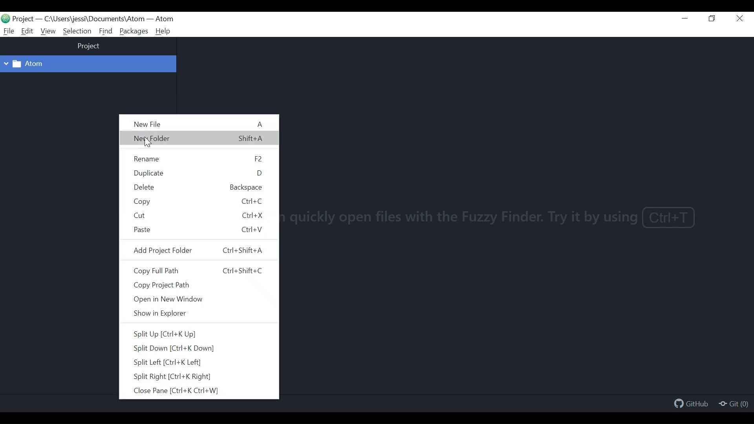  Describe the element at coordinates (143, 201) in the screenshot. I see `Copy` at that location.